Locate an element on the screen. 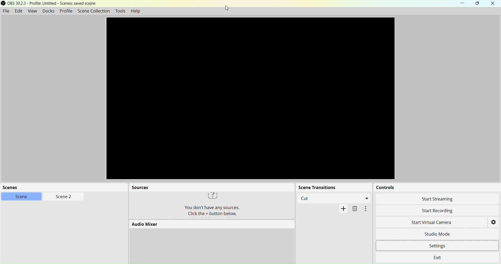 This screenshot has width=501, height=264. Studio Mode is located at coordinates (443, 234).